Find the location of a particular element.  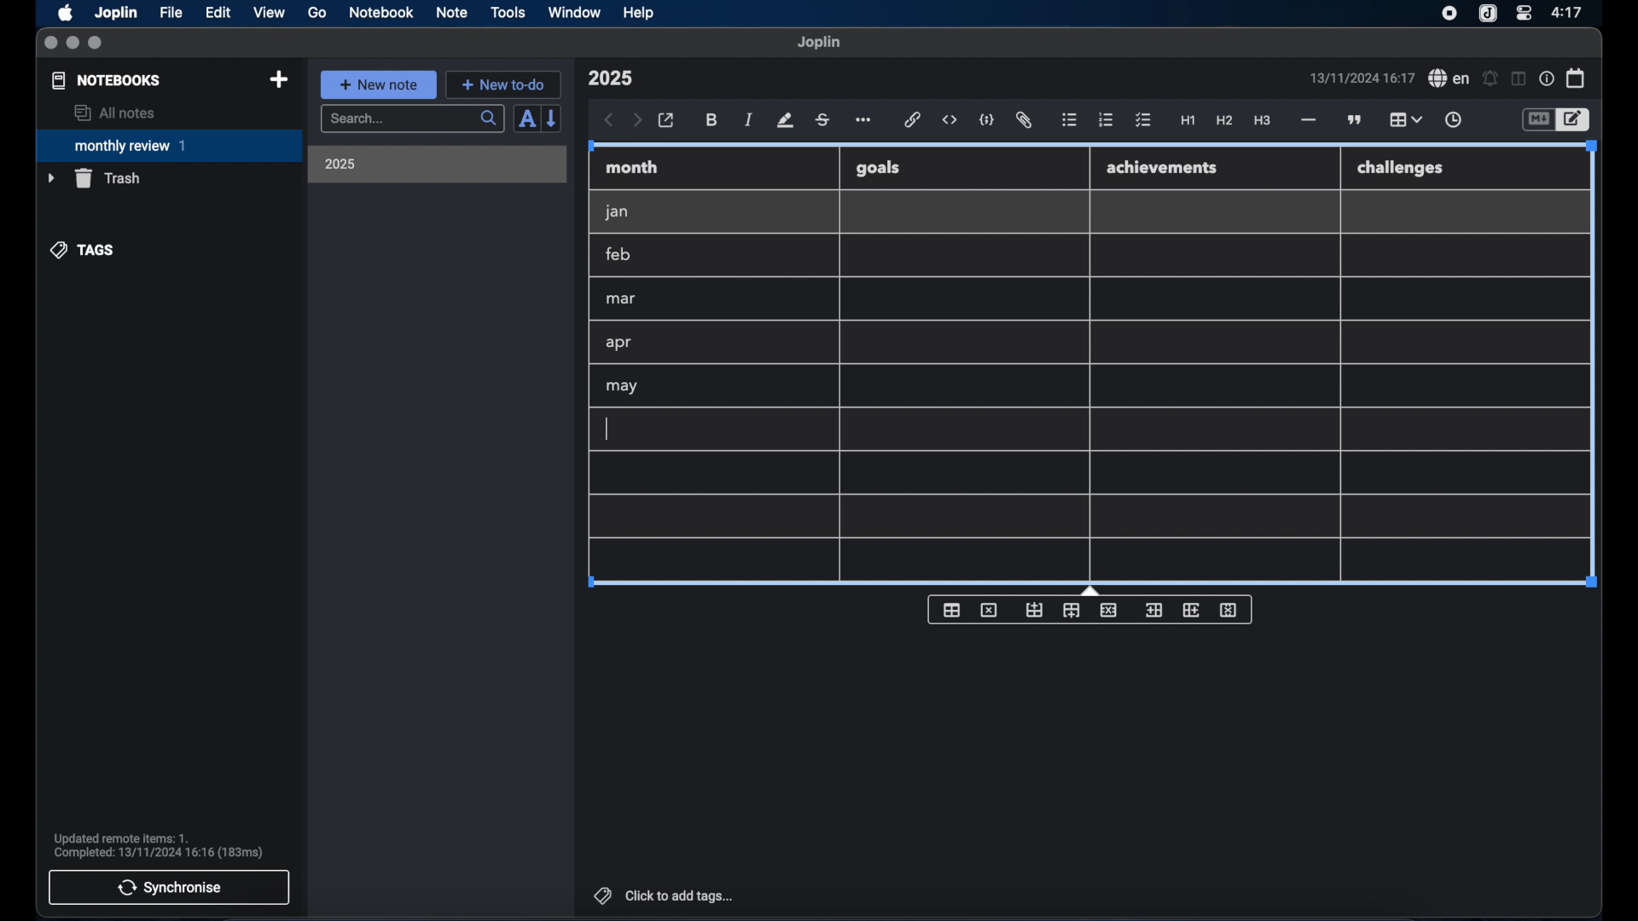

minimize is located at coordinates (73, 43).